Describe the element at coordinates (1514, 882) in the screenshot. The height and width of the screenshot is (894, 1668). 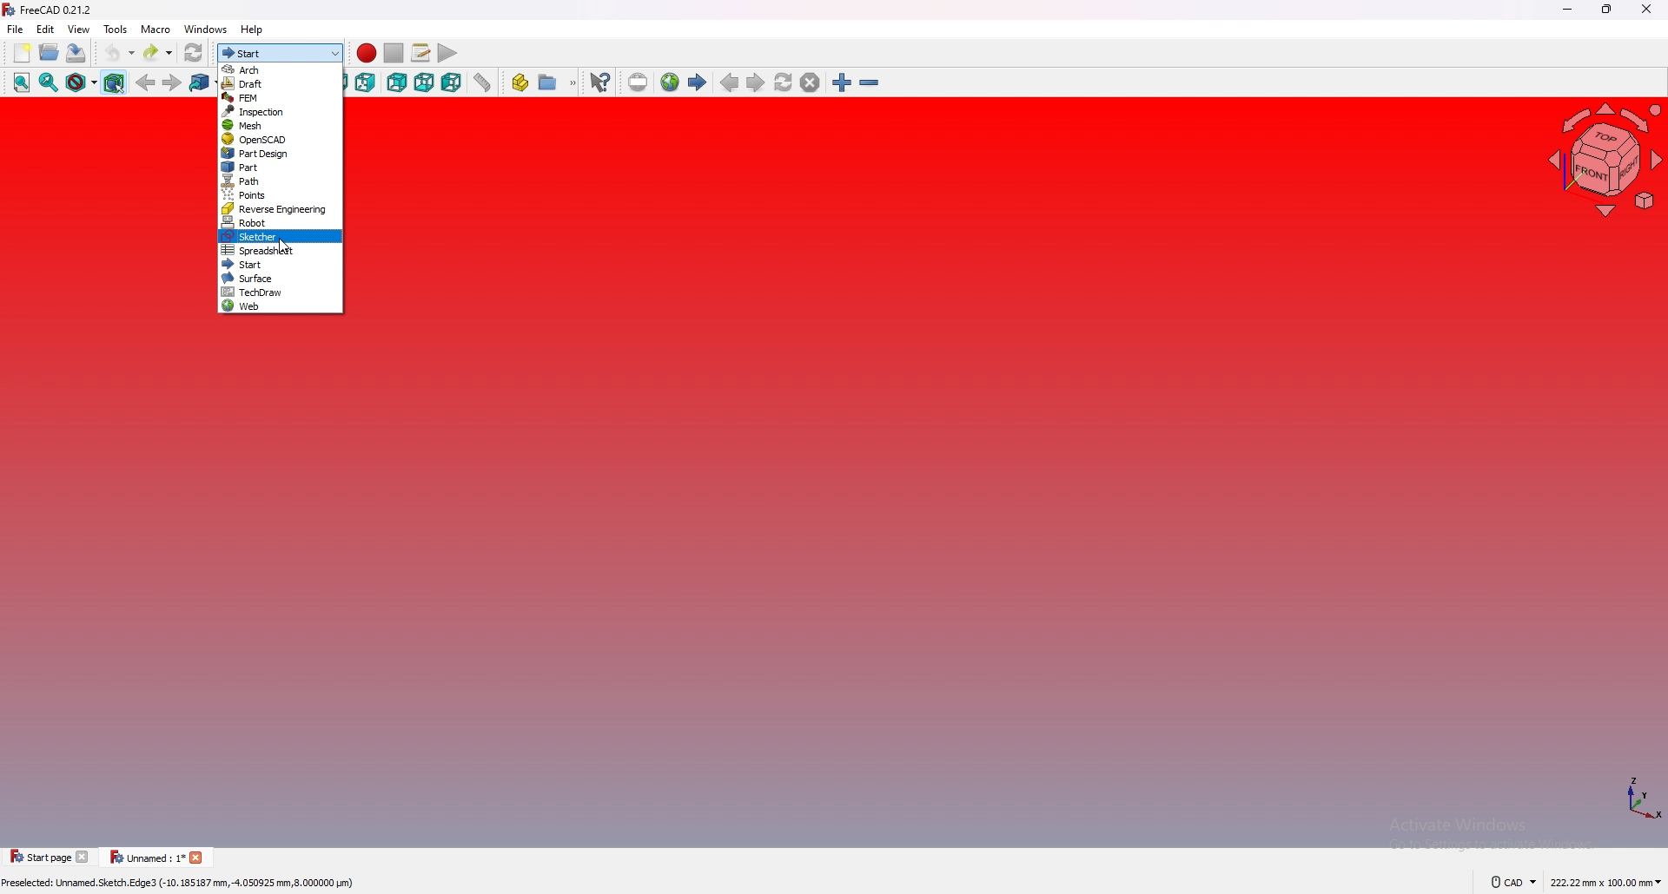
I see `cad navigation` at that location.